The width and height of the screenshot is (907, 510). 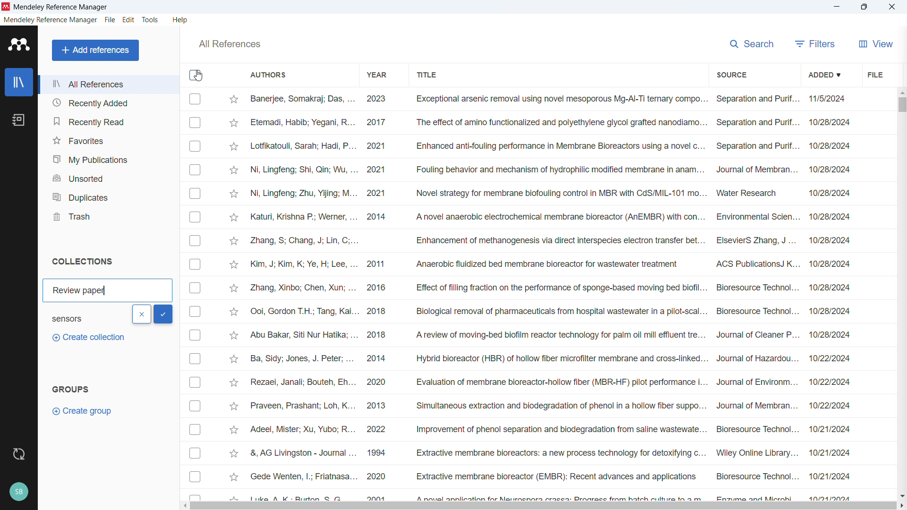 I want to click on Rezaei, Janali; Bouteh, Eh... 2020 Evaluation of membrane bioreactor-hollow fiber (MBR-HF) pilot performance i... Journal of Environm... 10/22/2024, so click(x=550, y=382).